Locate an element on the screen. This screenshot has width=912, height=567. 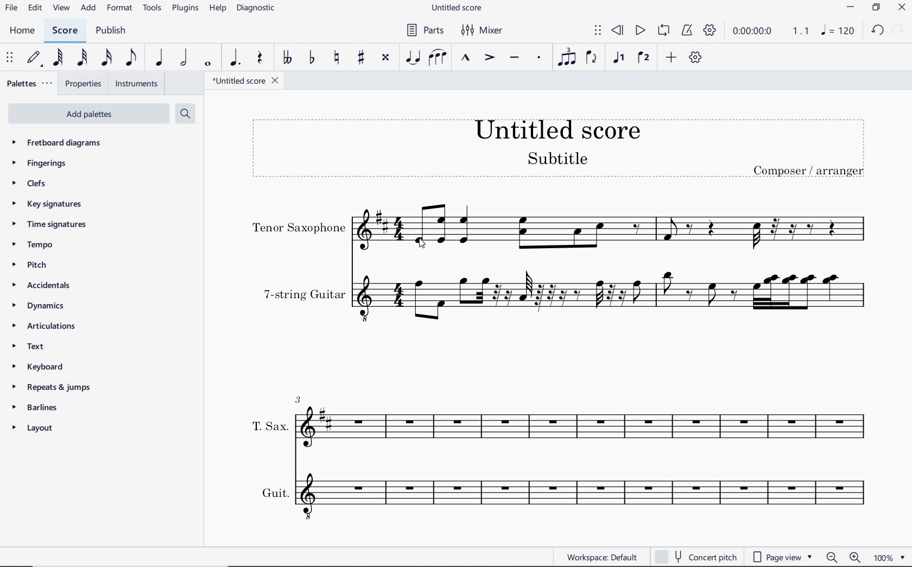
PALETTES is located at coordinates (29, 83).